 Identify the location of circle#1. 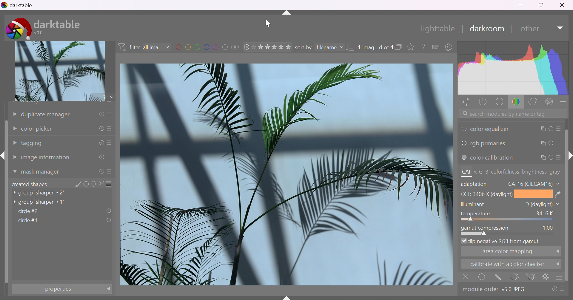
(66, 220).